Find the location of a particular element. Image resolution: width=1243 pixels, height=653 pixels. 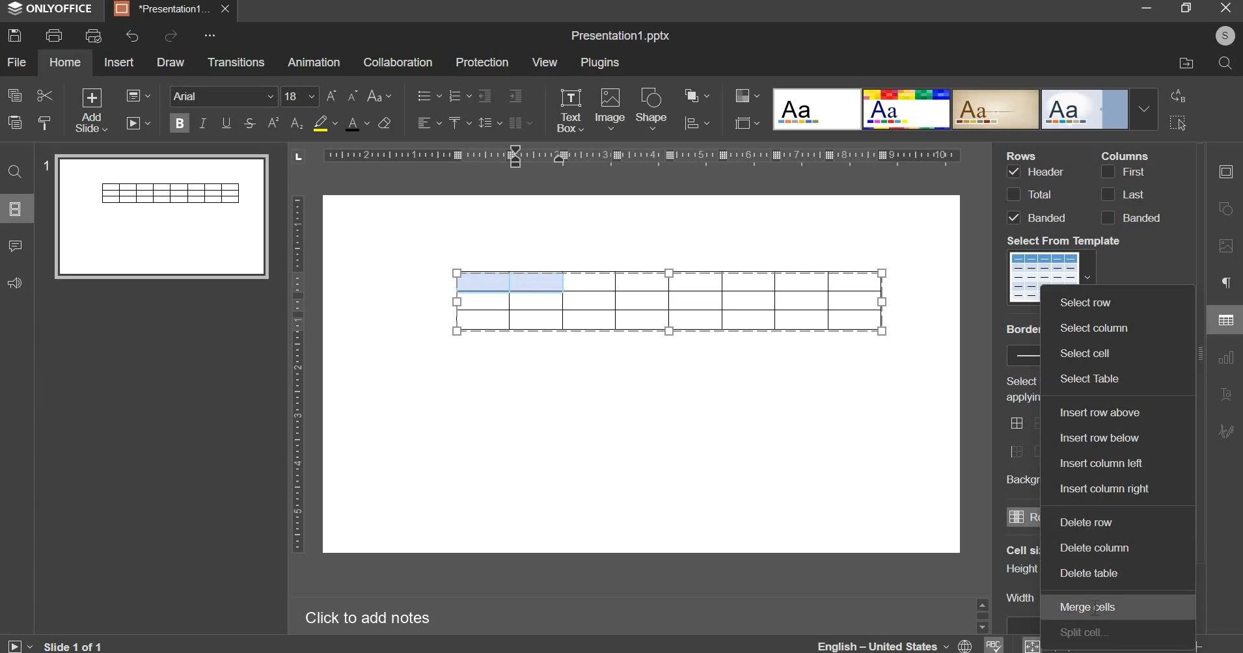

copy is located at coordinates (15, 94).